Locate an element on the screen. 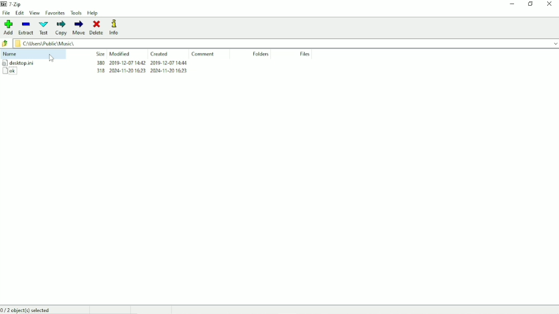 This screenshot has height=314, width=559. Move is located at coordinates (79, 28).